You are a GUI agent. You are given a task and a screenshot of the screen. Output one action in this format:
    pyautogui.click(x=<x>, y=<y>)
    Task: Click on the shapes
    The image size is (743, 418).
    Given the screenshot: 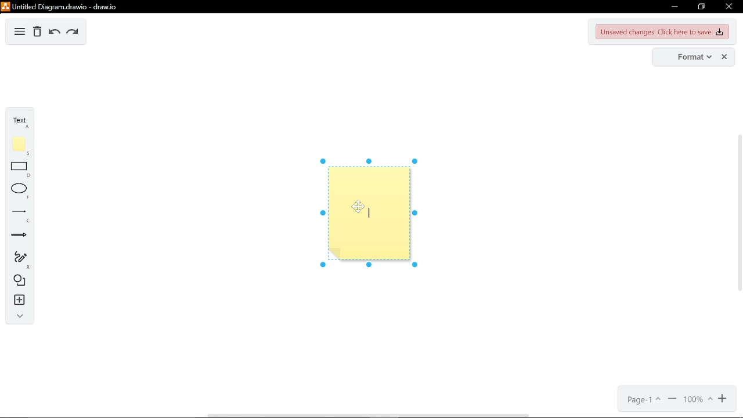 What is the action you would take?
    pyautogui.click(x=17, y=282)
    